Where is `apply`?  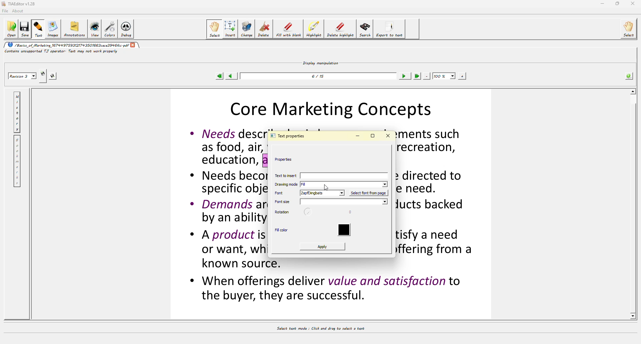
apply is located at coordinates (326, 247).